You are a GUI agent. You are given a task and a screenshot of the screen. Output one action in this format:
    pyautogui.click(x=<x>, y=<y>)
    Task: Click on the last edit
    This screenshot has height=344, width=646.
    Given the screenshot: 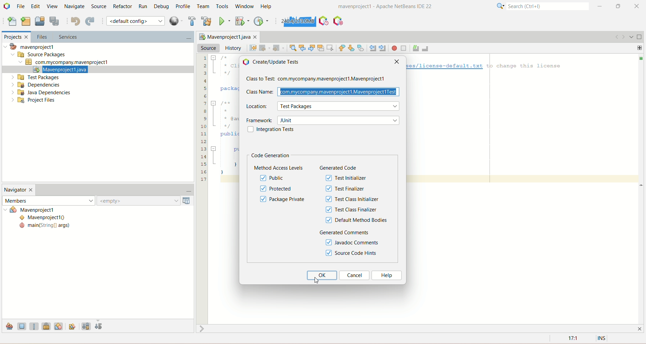 What is the action you would take?
    pyautogui.click(x=253, y=48)
    